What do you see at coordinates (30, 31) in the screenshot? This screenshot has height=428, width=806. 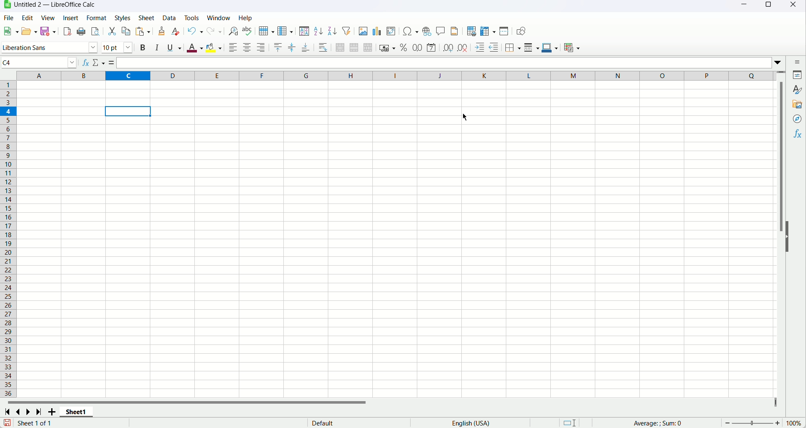 I see `Open` at bounding box center [30, 31].